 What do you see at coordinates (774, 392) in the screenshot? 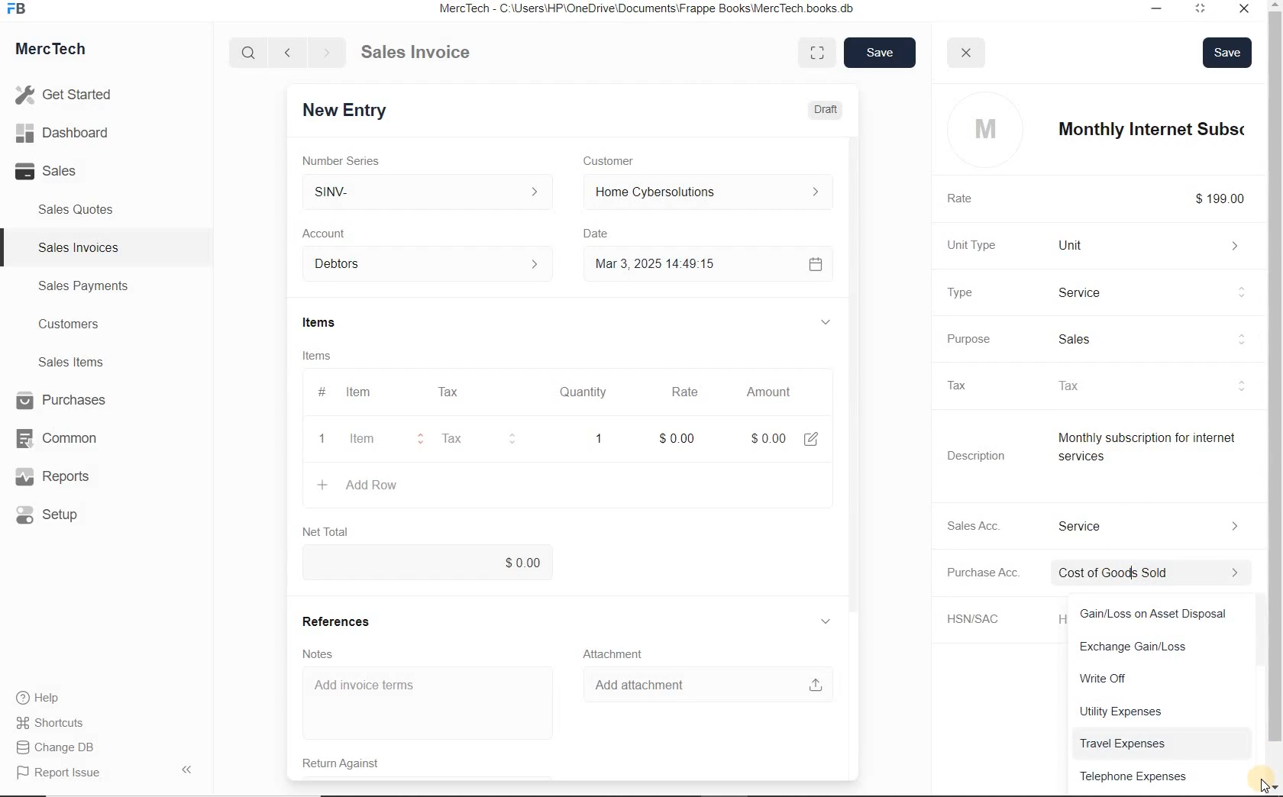
I see `Amount` at bounding box center [774, 392].